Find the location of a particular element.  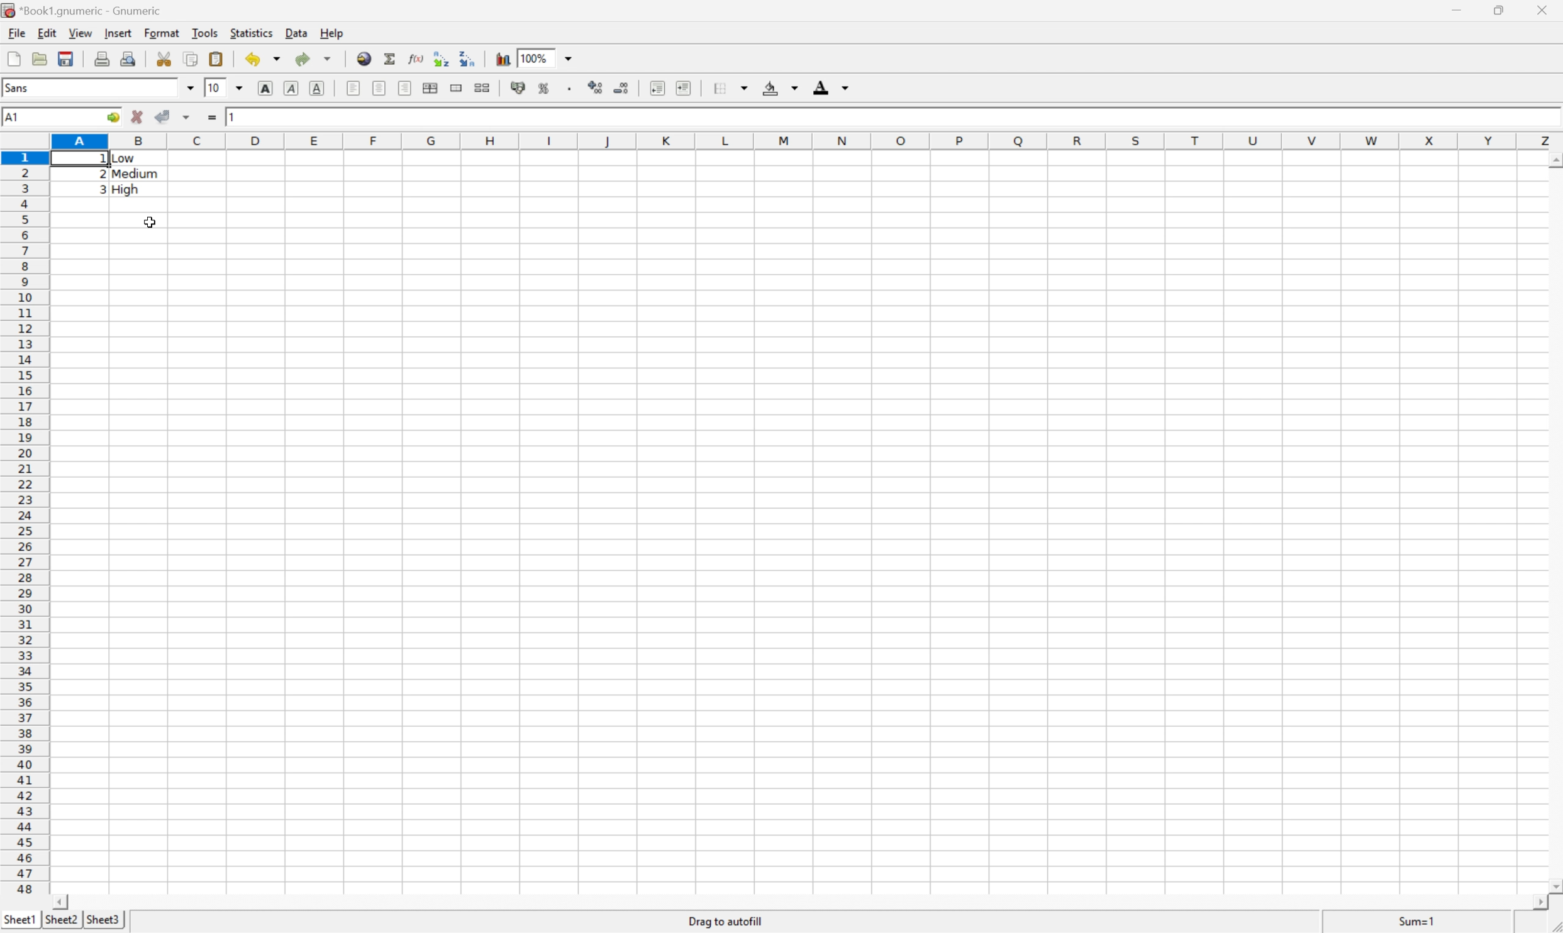

Copy selection is located at coordinates (192, 60).